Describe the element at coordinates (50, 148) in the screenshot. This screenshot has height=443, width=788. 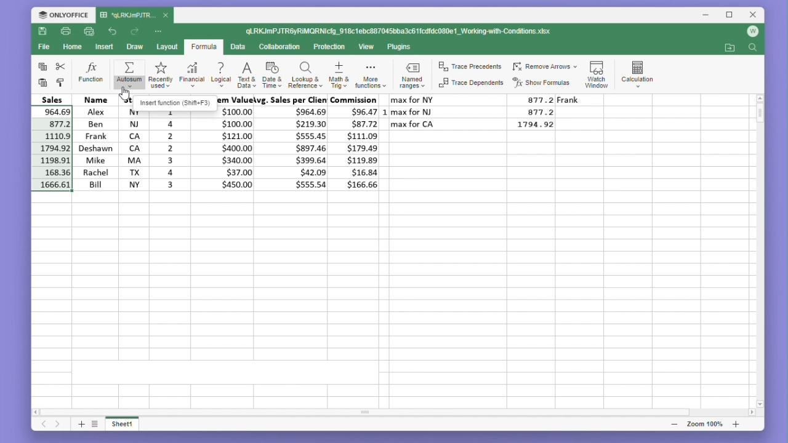
I see `Selected cells` at that location.